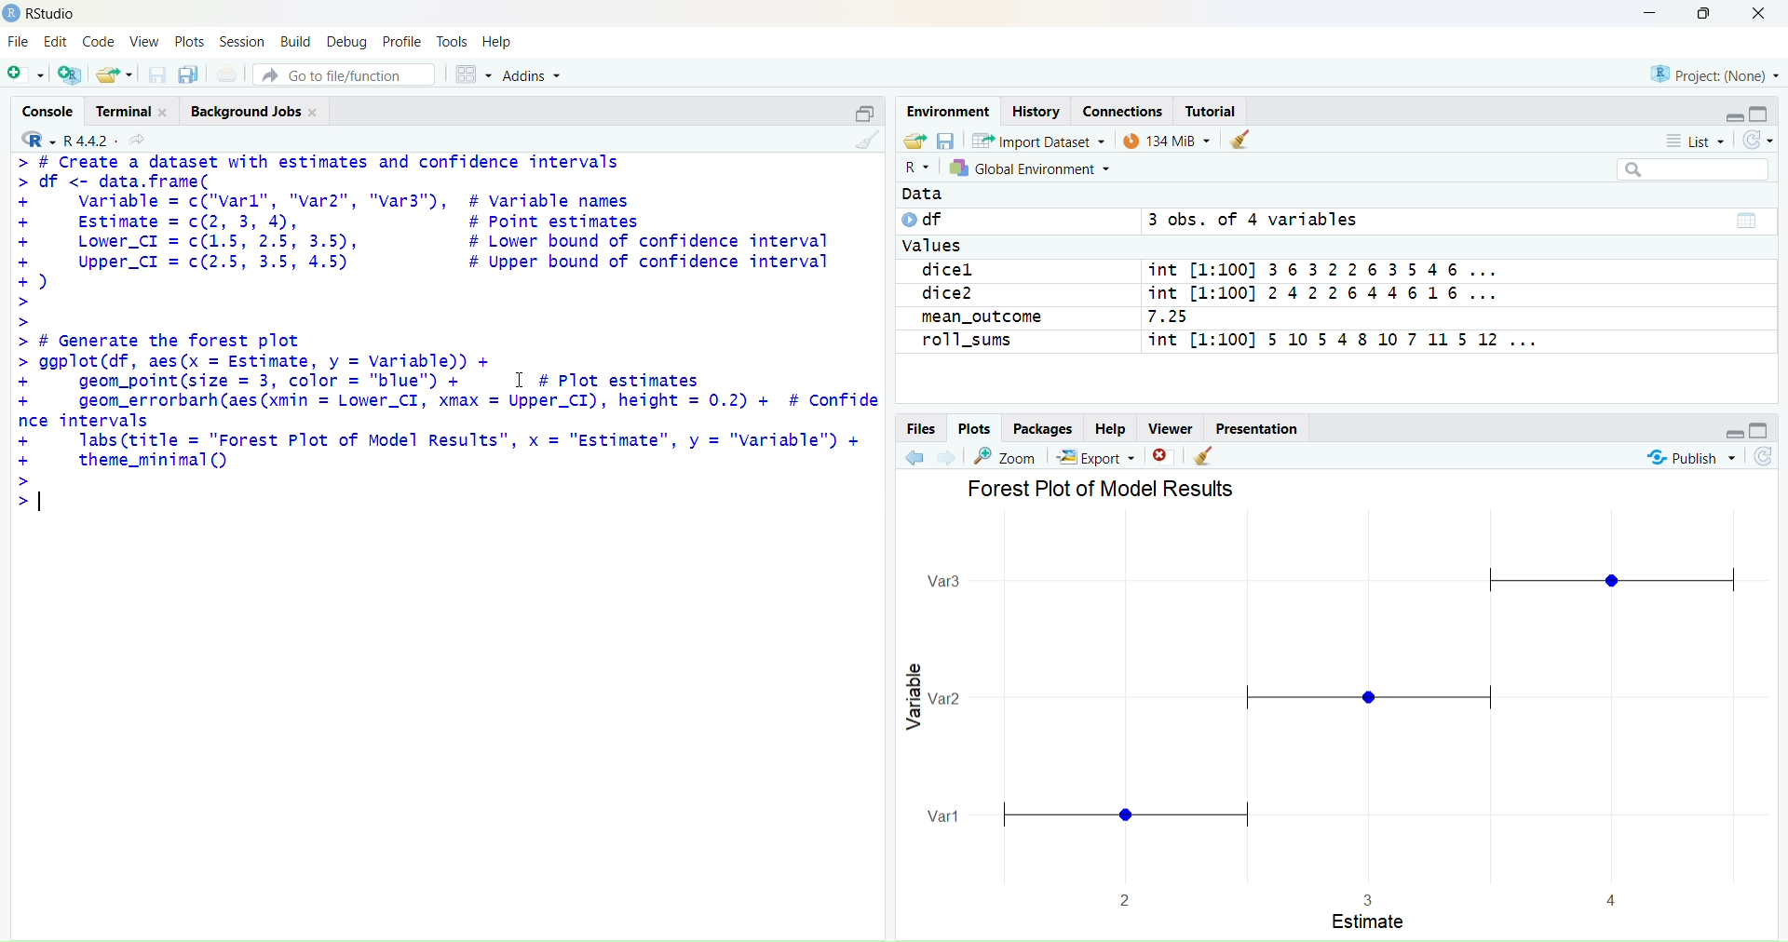 The image size is (1788, 942). I want to click on History, so click(1036, 112).